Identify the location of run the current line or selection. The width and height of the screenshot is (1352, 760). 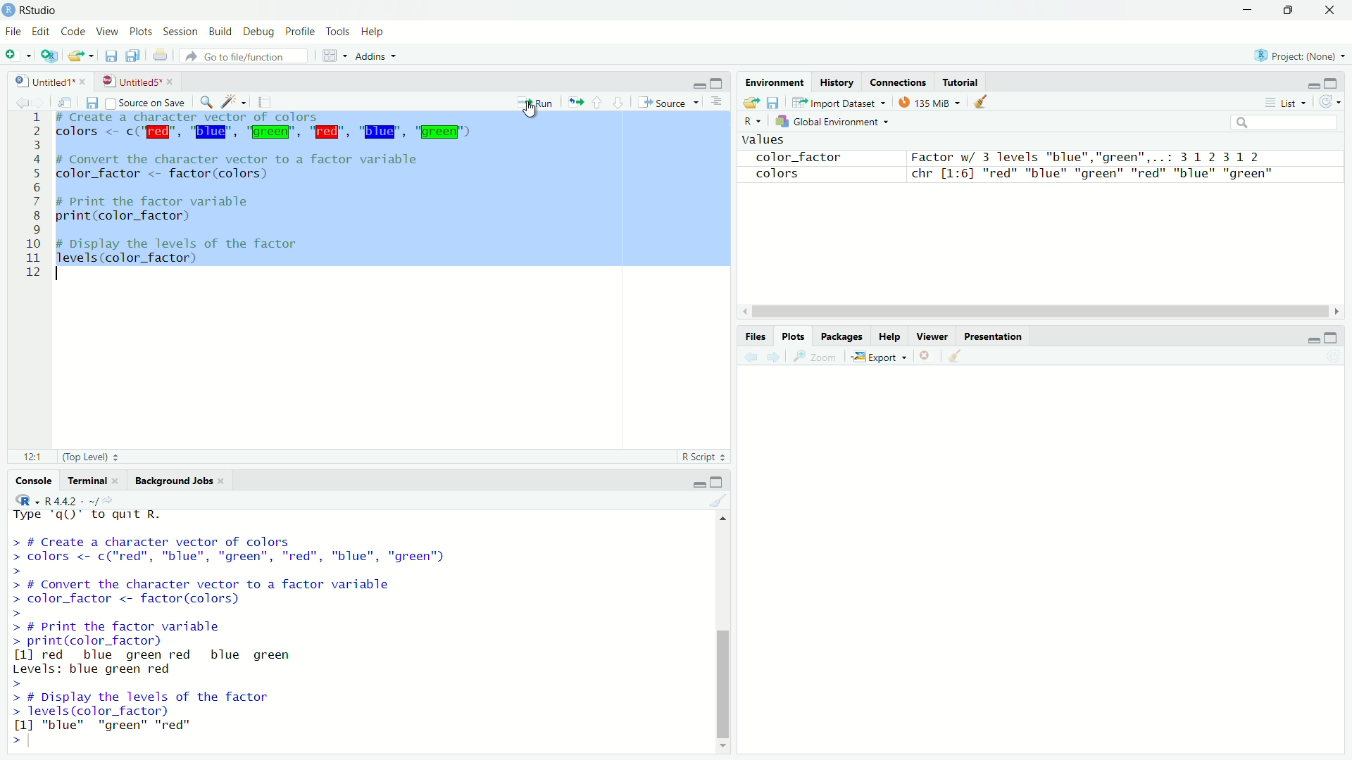
(535, 102).